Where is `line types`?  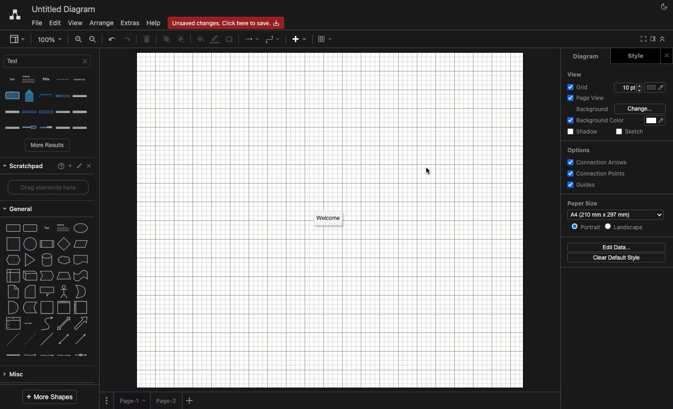 line types is located at coordinates (50, 277).